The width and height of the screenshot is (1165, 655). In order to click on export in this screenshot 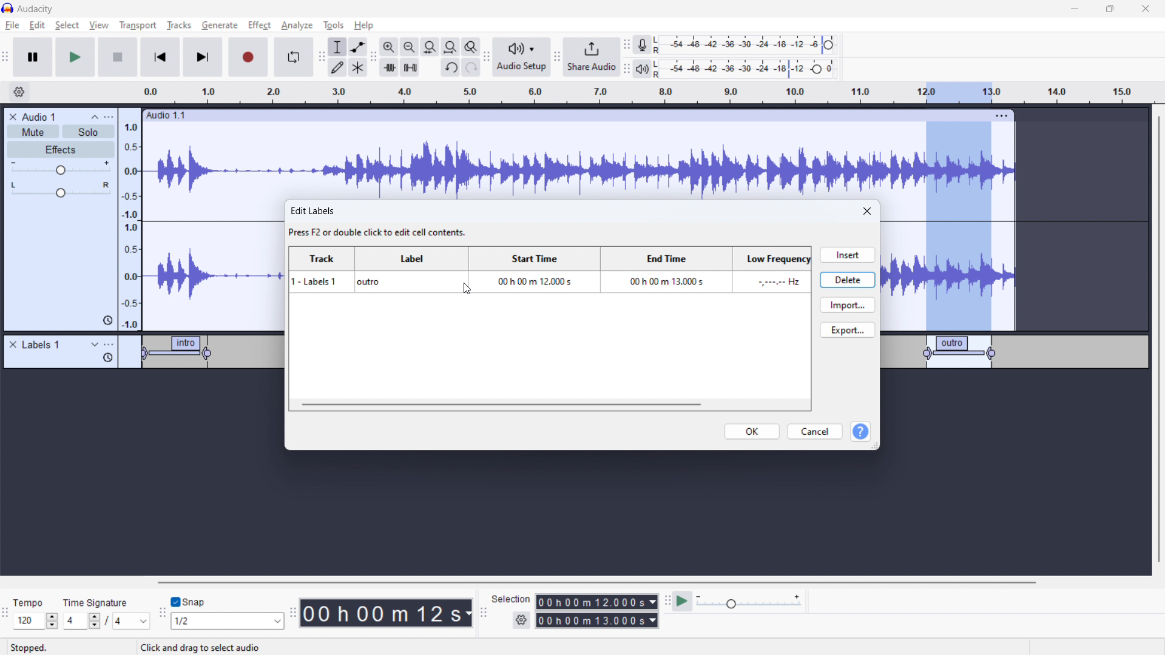, I will do `click(848, 329)`.